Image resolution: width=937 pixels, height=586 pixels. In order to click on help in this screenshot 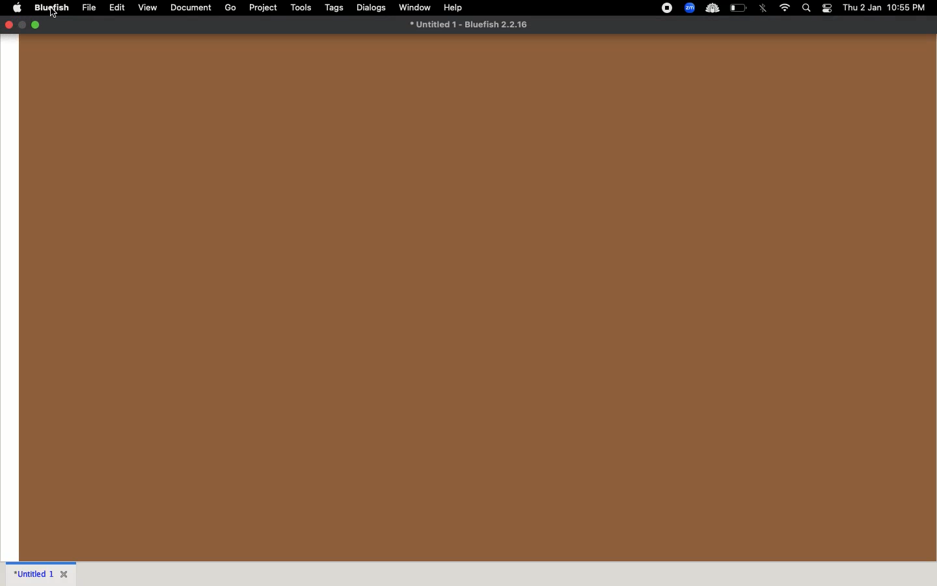, I will do `click(454, 7)`.